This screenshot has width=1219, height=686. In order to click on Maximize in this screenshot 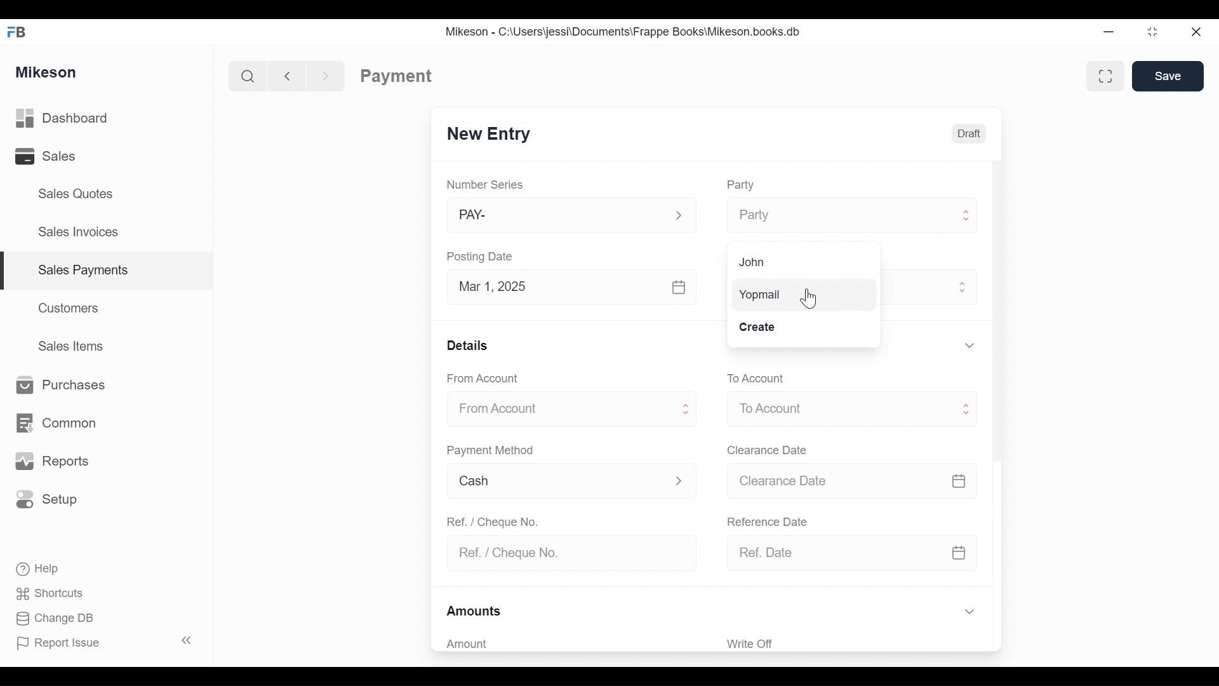, I will do `click(1150, 34)`.